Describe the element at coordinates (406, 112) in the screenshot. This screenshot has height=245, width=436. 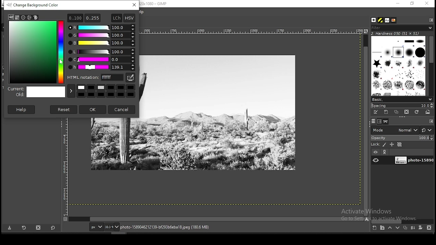
I see `delete brush` at that location.